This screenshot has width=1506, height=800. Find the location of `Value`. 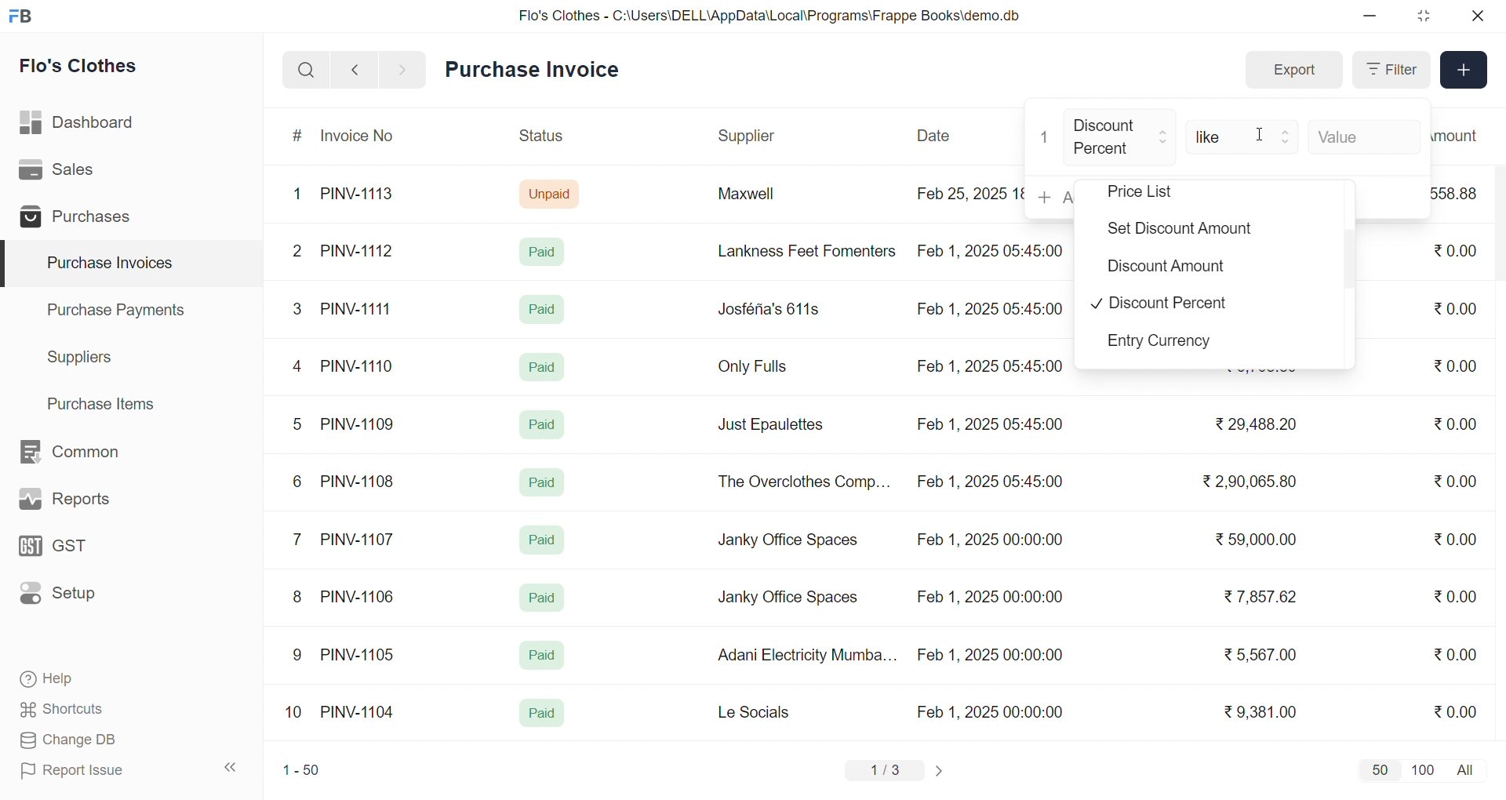

Value is located at coordinates (1363, 135).